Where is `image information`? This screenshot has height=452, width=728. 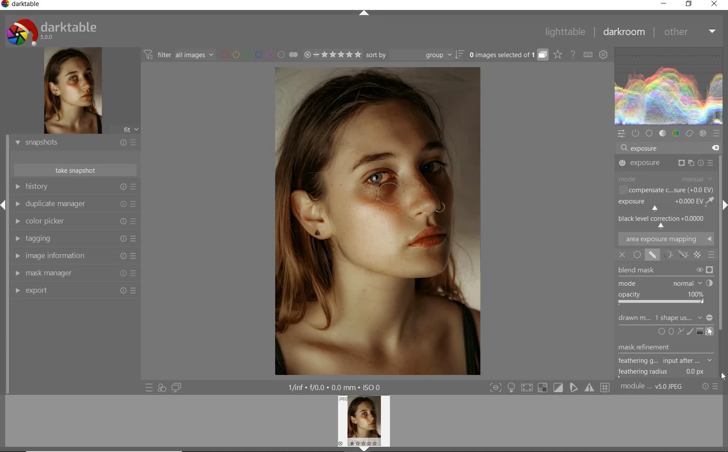
image information is located at coordinates (75, 255).